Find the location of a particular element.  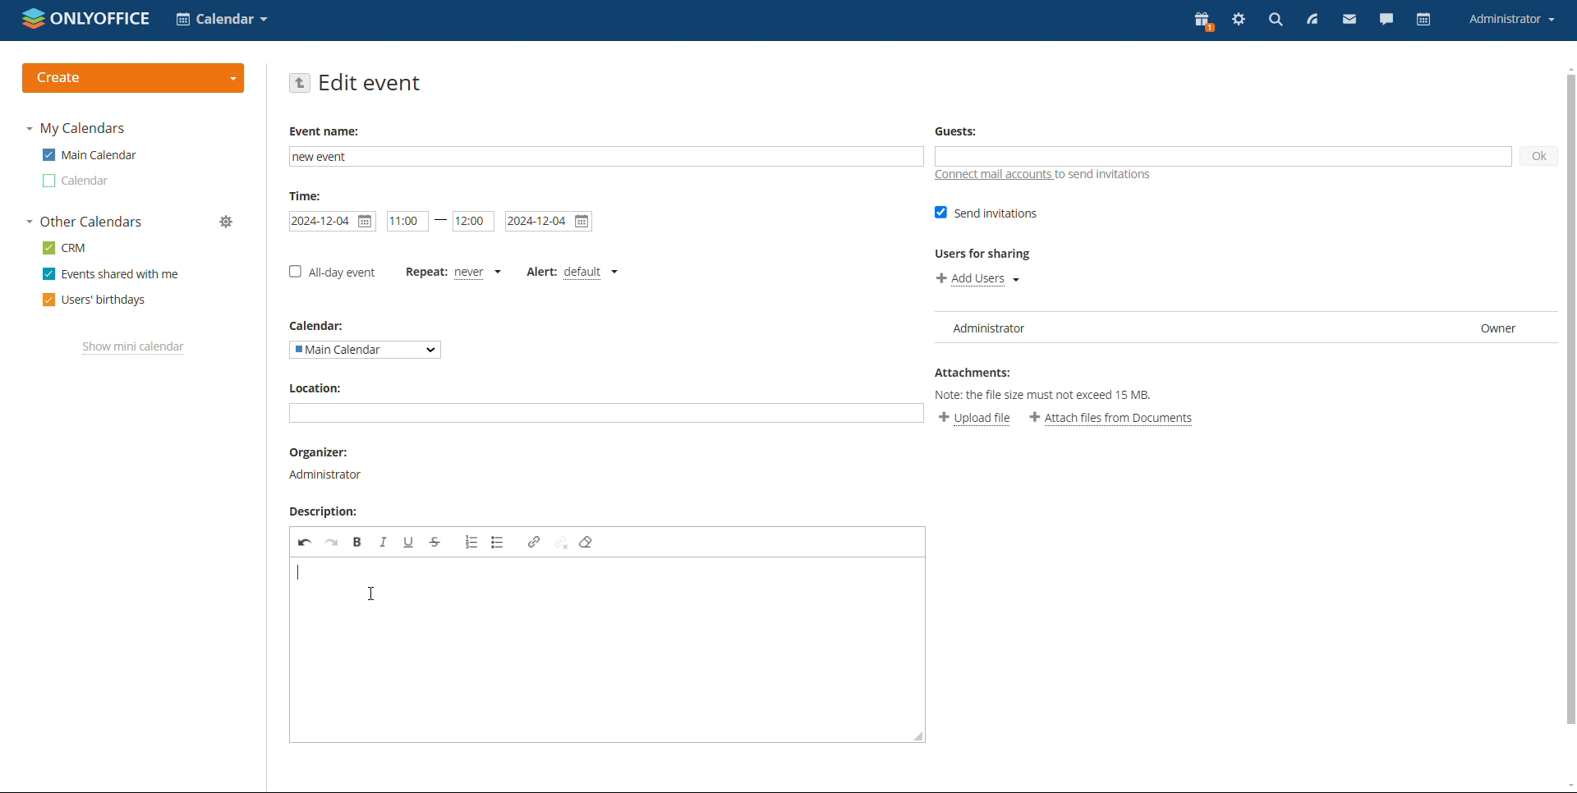

account is located at coordinates (1510, 19).